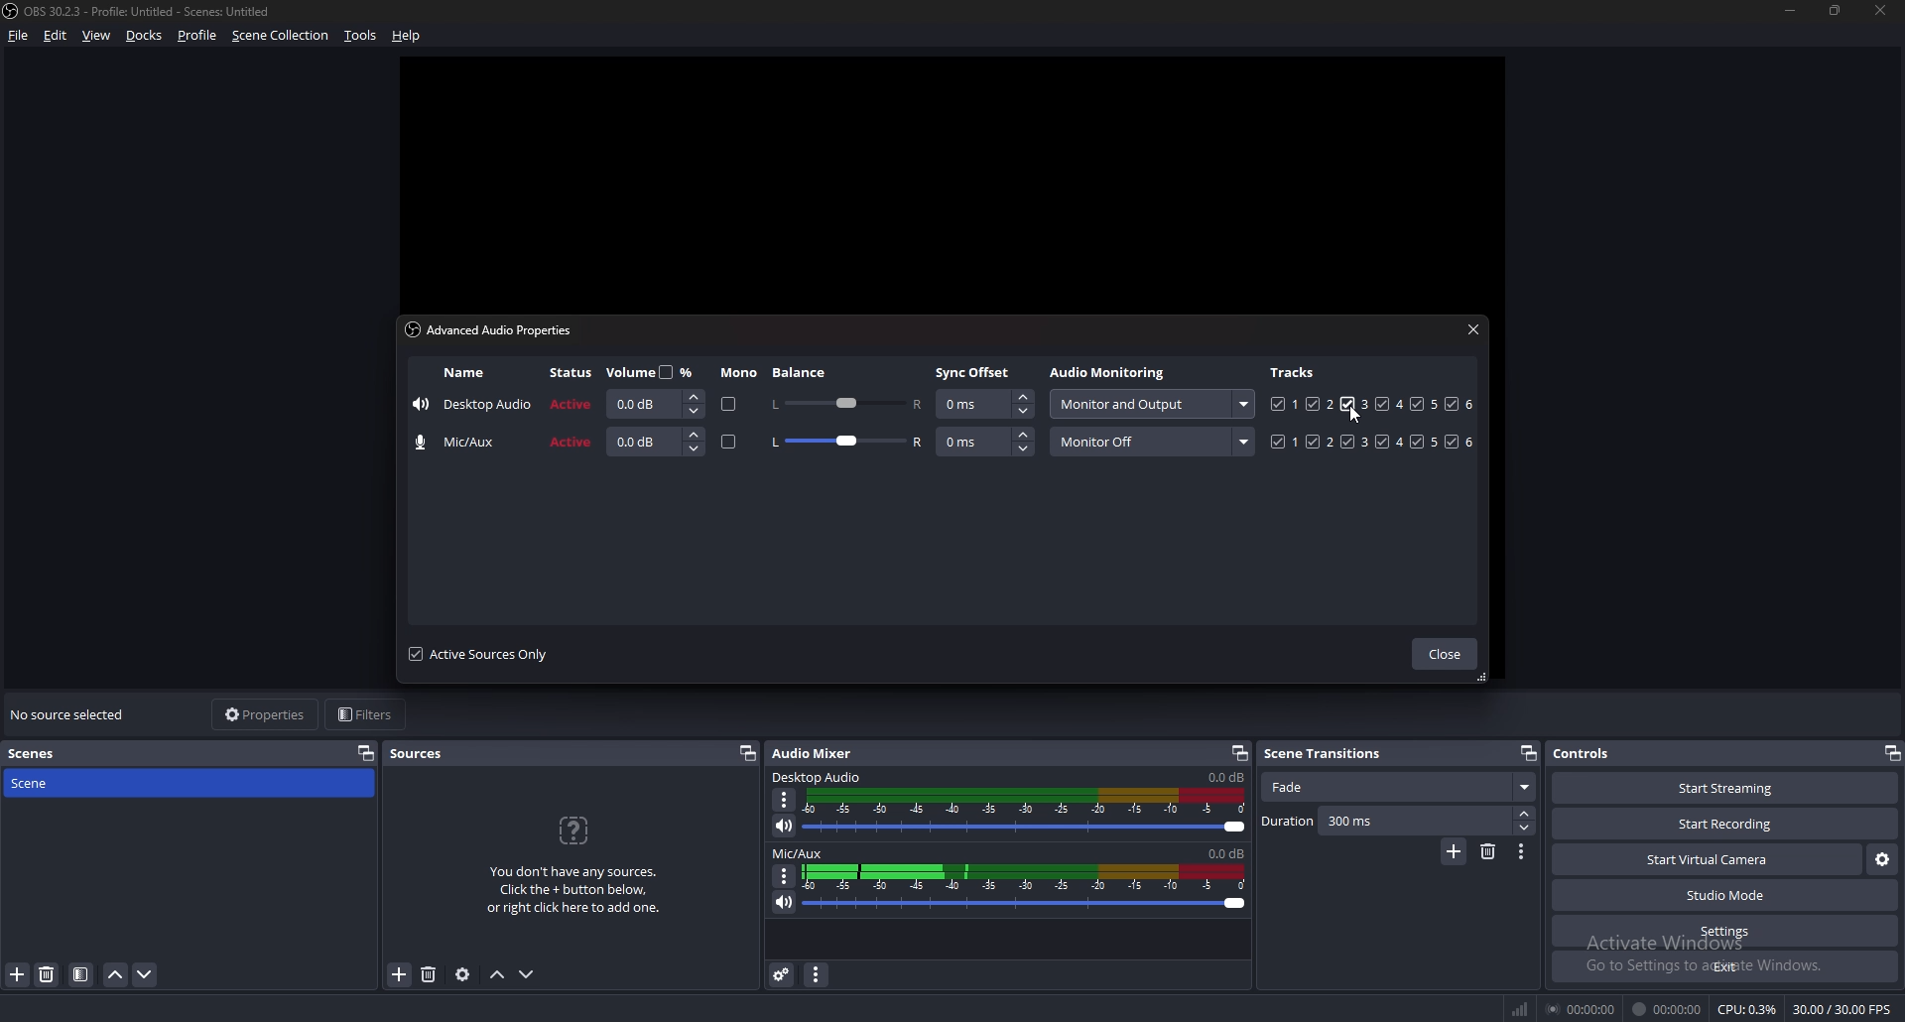  What do you see at coordinates (845, 402) in the screenshot?
I see `balance adjust` at bounding box center [845, 402].